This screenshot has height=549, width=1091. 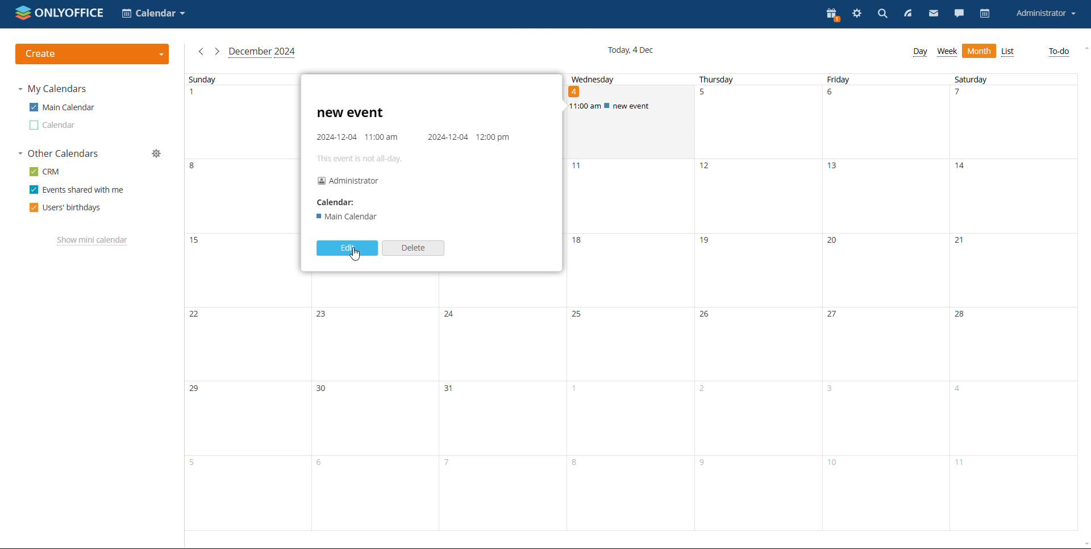 I want to click on tuesday, so click(x=499, y=405).